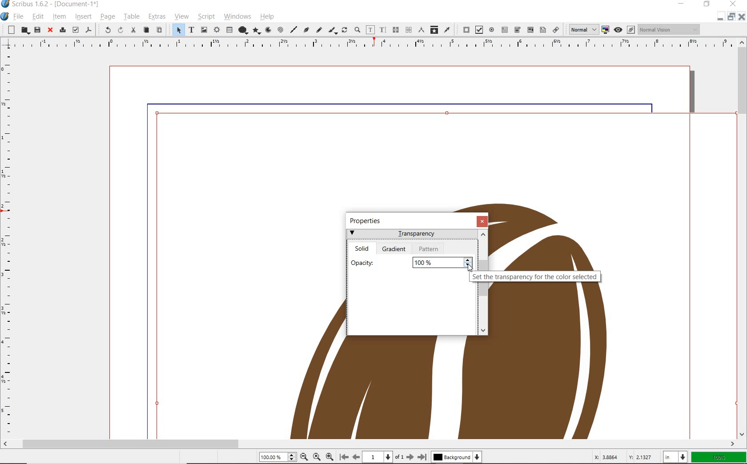 The image size is (747, 464). Describe the element at coordinates (447, 30) in the screenshot. I see `eye dropper` at that location.